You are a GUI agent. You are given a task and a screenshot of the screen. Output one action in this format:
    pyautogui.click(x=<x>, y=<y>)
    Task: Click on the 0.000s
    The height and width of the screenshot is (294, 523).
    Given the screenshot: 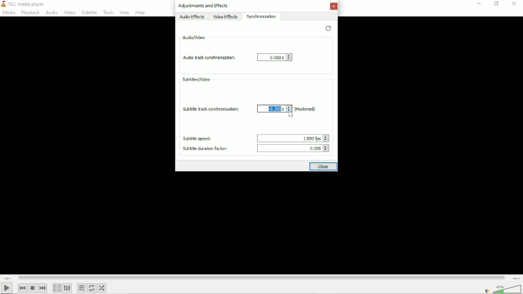 What is the action you would take?
    pyautogui.click(x=274, y=57)
    